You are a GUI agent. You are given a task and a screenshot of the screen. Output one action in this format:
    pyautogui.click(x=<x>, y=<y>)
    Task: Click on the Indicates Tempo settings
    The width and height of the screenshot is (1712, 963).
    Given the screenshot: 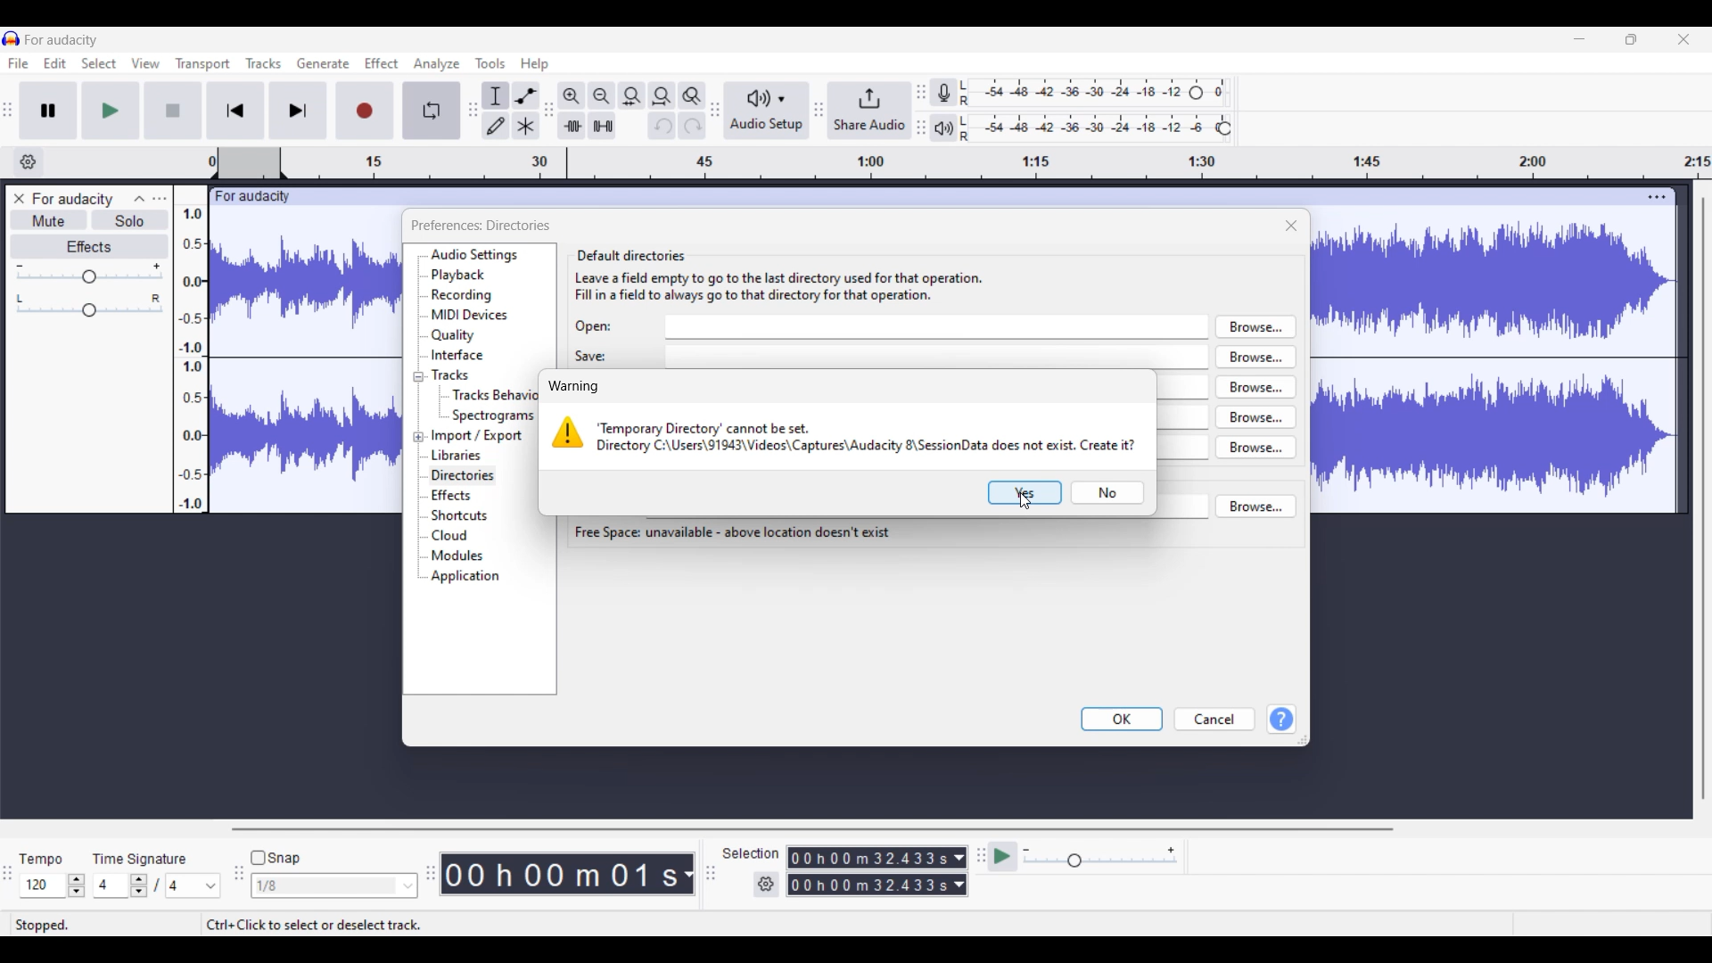 What is the action you would take?
    pyautogui.click(x=42, y=859)
    